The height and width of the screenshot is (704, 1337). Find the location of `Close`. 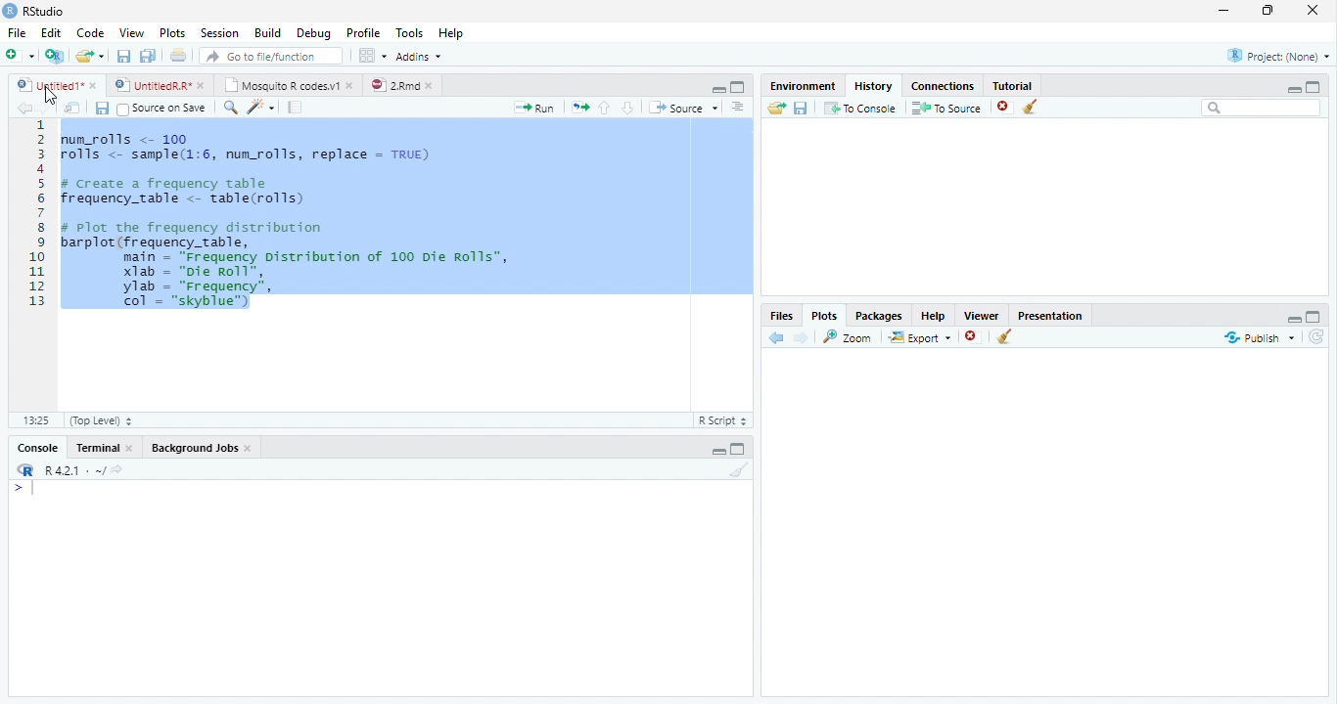

Close is located at coordinates (1314, 11).